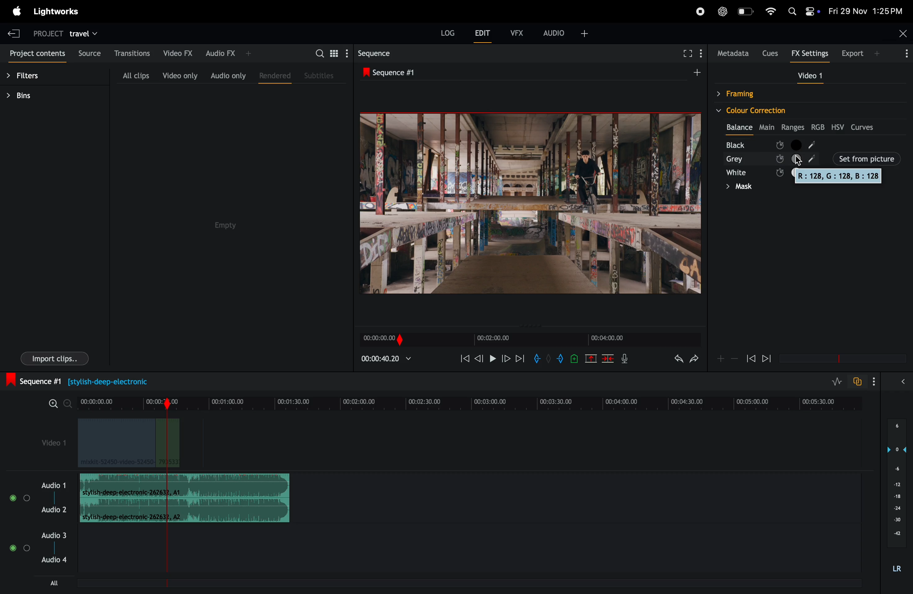 The height and width of the screenshot is (594, 913). I want to click on video only, so click(180, 76).